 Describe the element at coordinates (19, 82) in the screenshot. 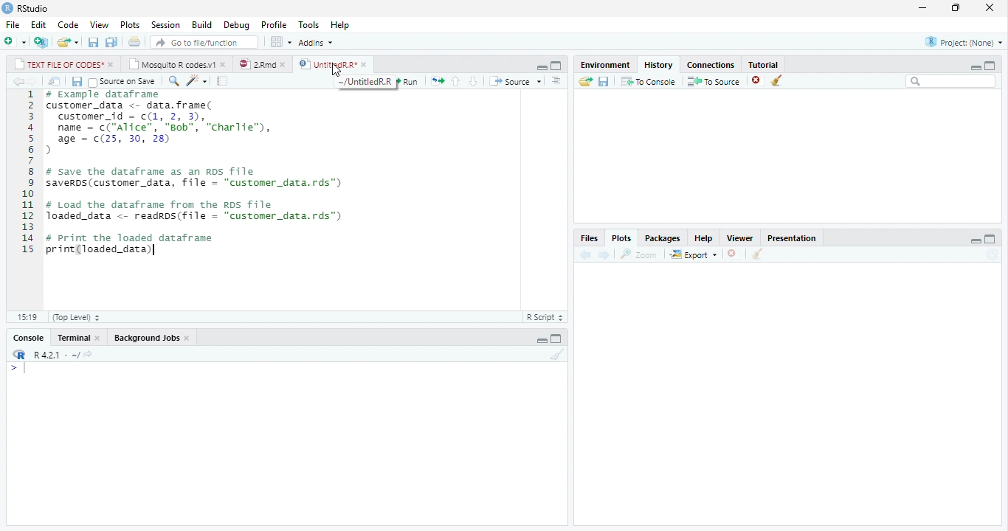

I see `back` at that location.